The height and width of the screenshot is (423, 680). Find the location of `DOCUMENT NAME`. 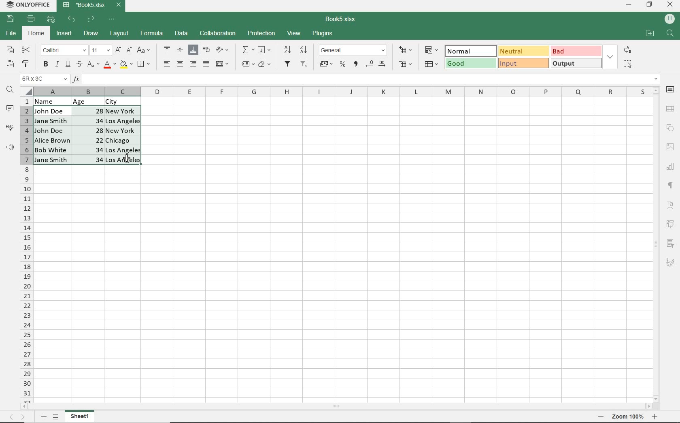

DOCUMENT NAME is located at coordinates (92, 5).